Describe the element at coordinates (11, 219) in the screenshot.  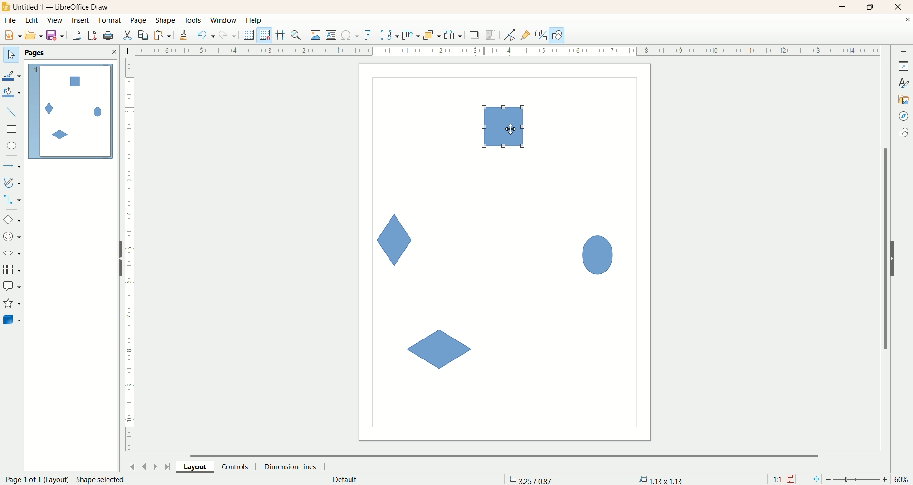
I see `basic shape` at that location.